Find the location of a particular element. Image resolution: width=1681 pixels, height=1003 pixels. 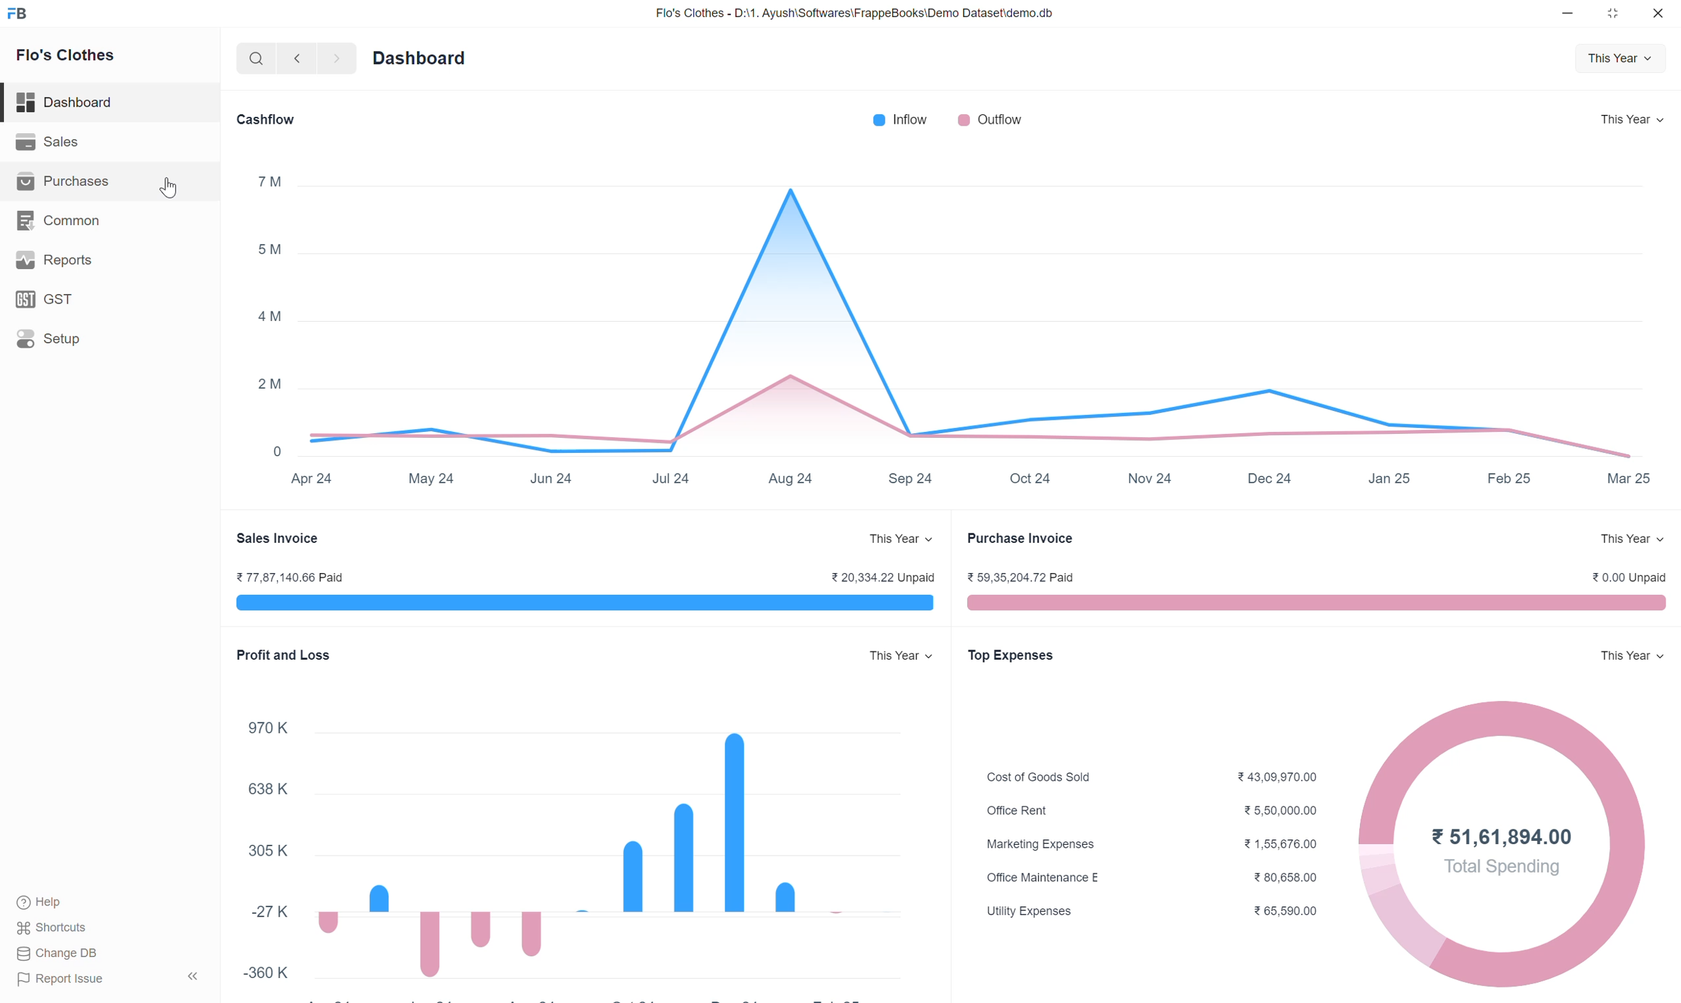

This Year is located at coordinates (1633, 656).